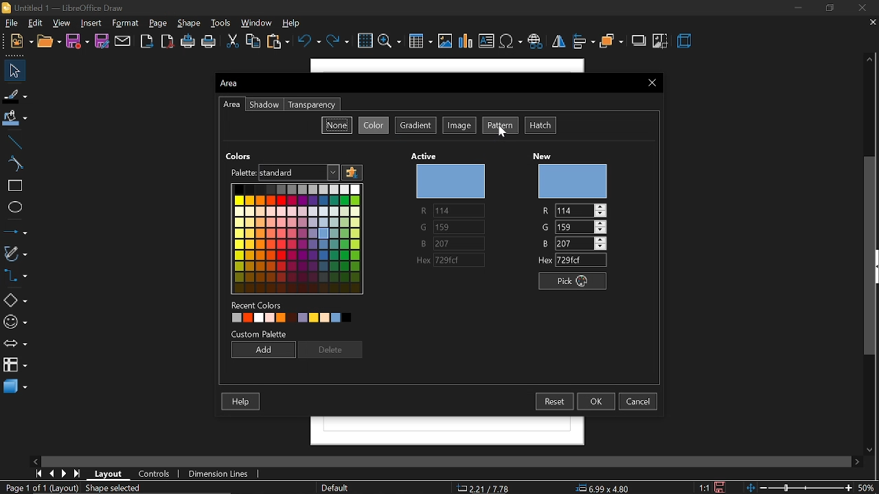  What do you see at coordinates (389, 41) in the screenshot?
I see `zoom` at bounding box center [389, 41].